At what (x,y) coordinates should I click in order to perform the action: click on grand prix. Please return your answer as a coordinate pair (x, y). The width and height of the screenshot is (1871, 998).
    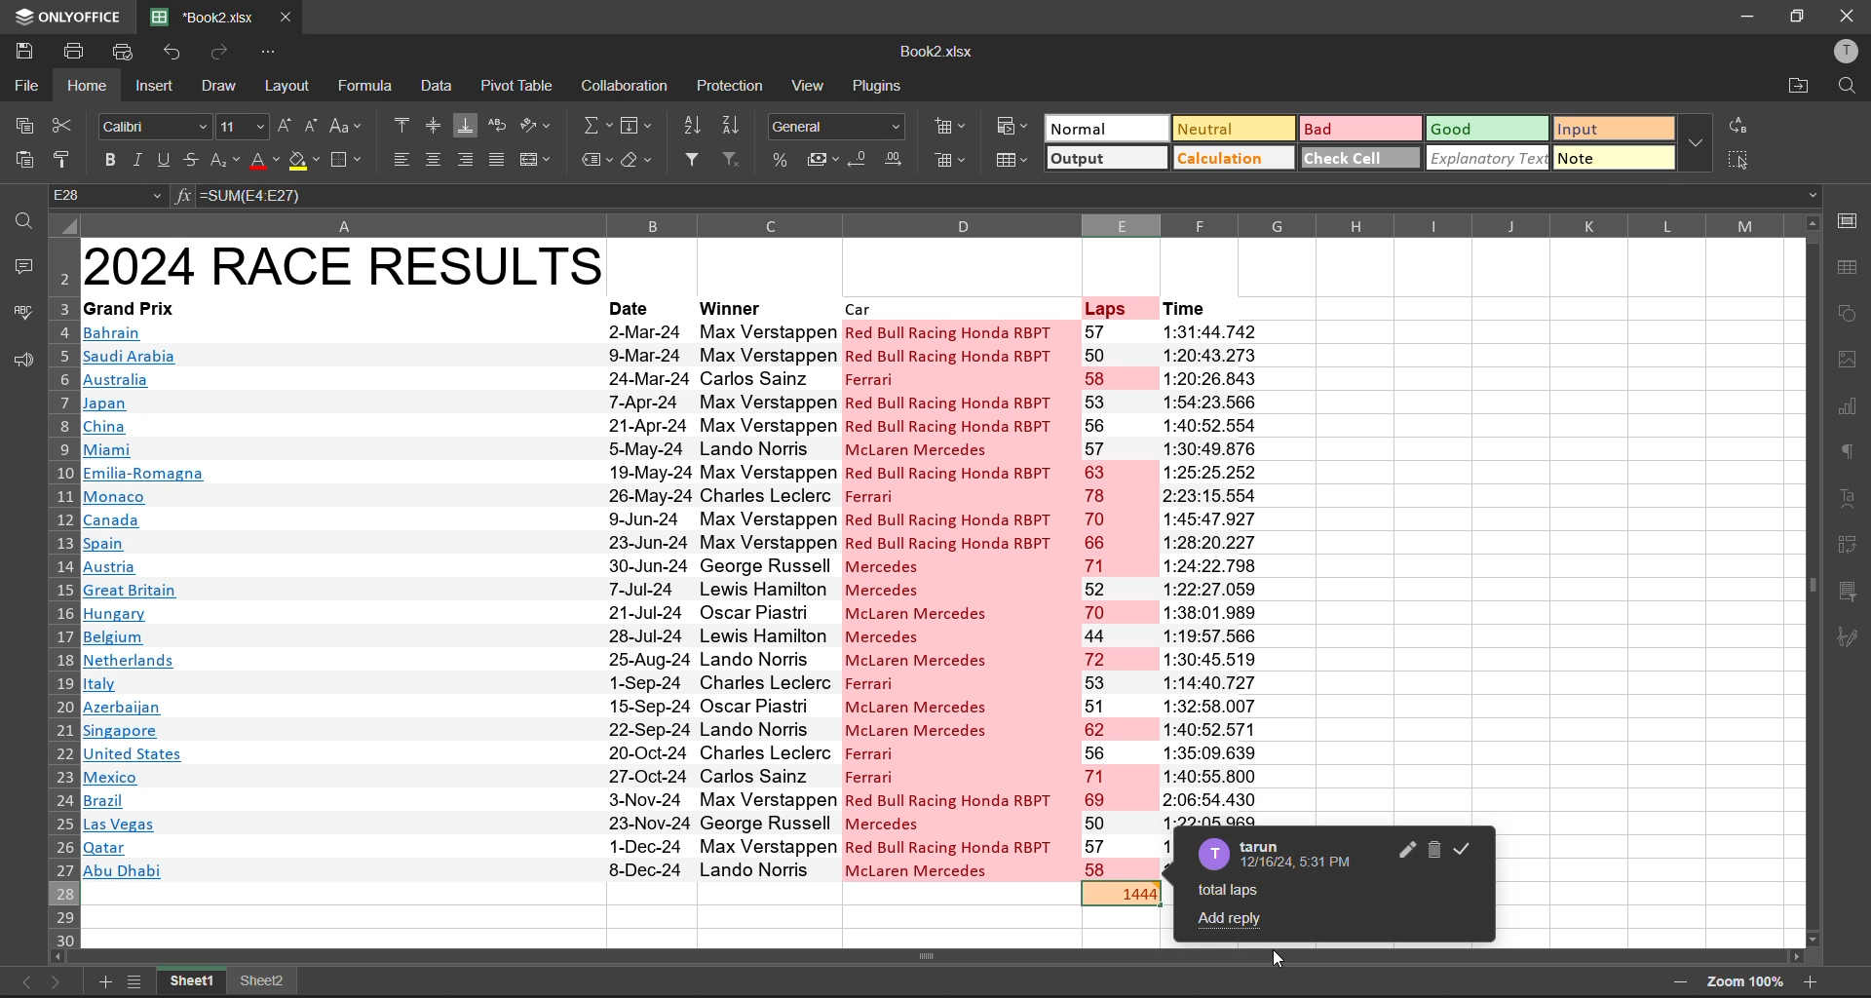
    Looking at the image, I should click on (132, 307).